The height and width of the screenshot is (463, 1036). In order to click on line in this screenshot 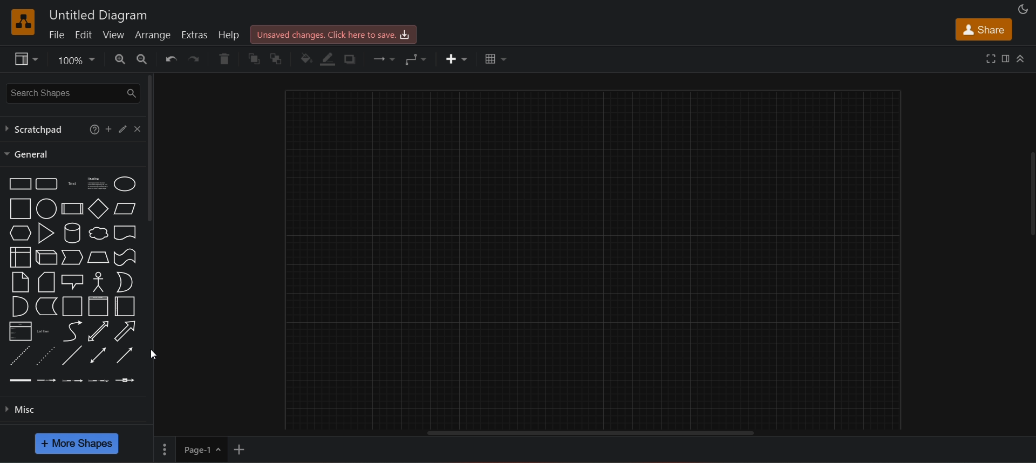, I will do `click(73, 355)`.